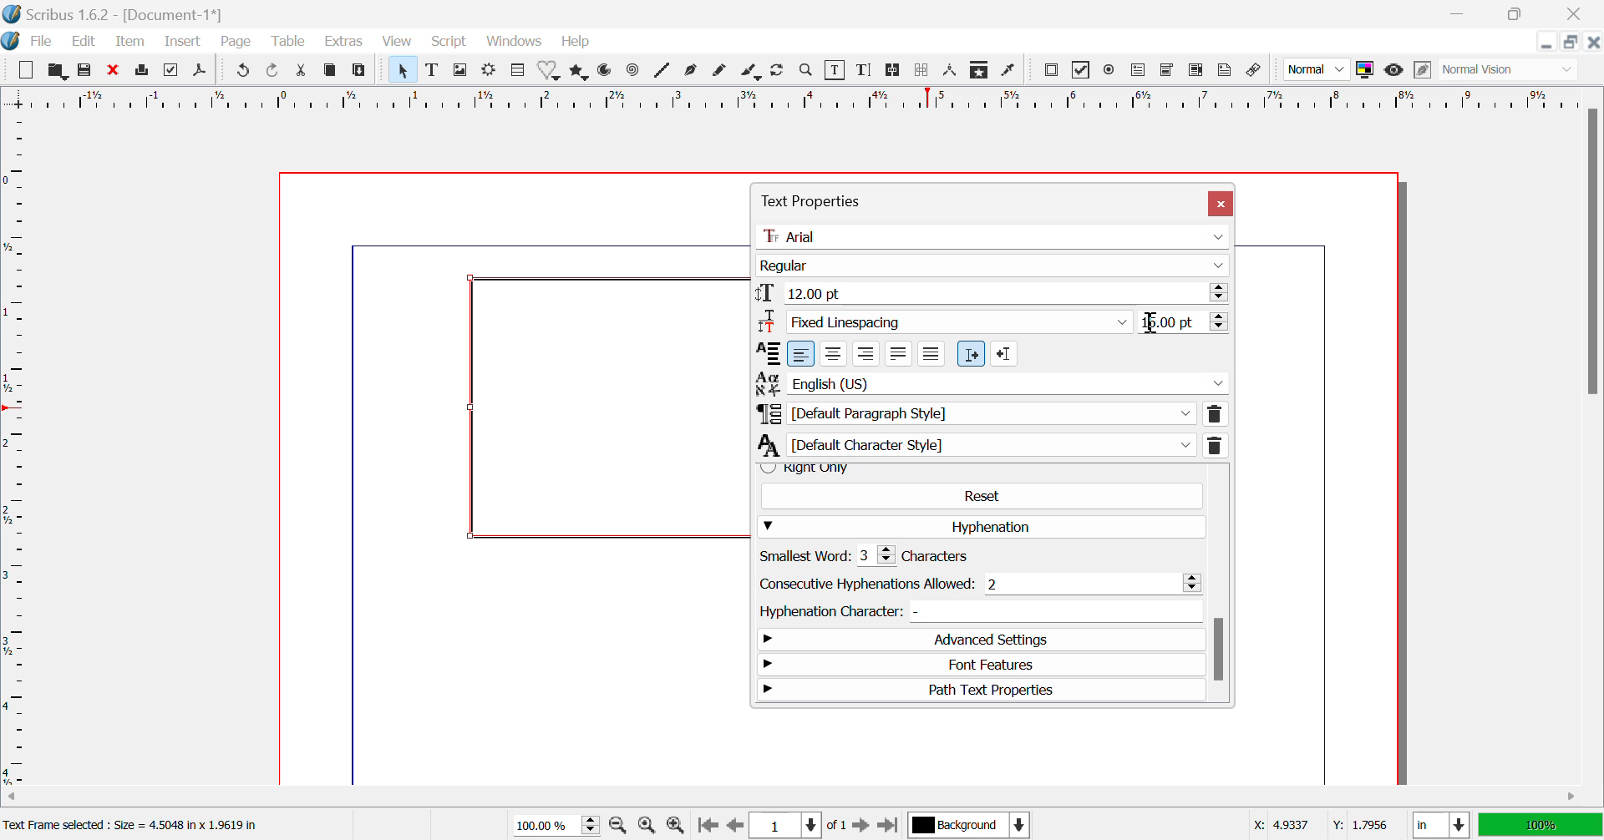 This screenshot has width=1604, height=840. Describe the element at coordinates (1082, 69) in the screenshot. I see `PDF checkbox` at that location.